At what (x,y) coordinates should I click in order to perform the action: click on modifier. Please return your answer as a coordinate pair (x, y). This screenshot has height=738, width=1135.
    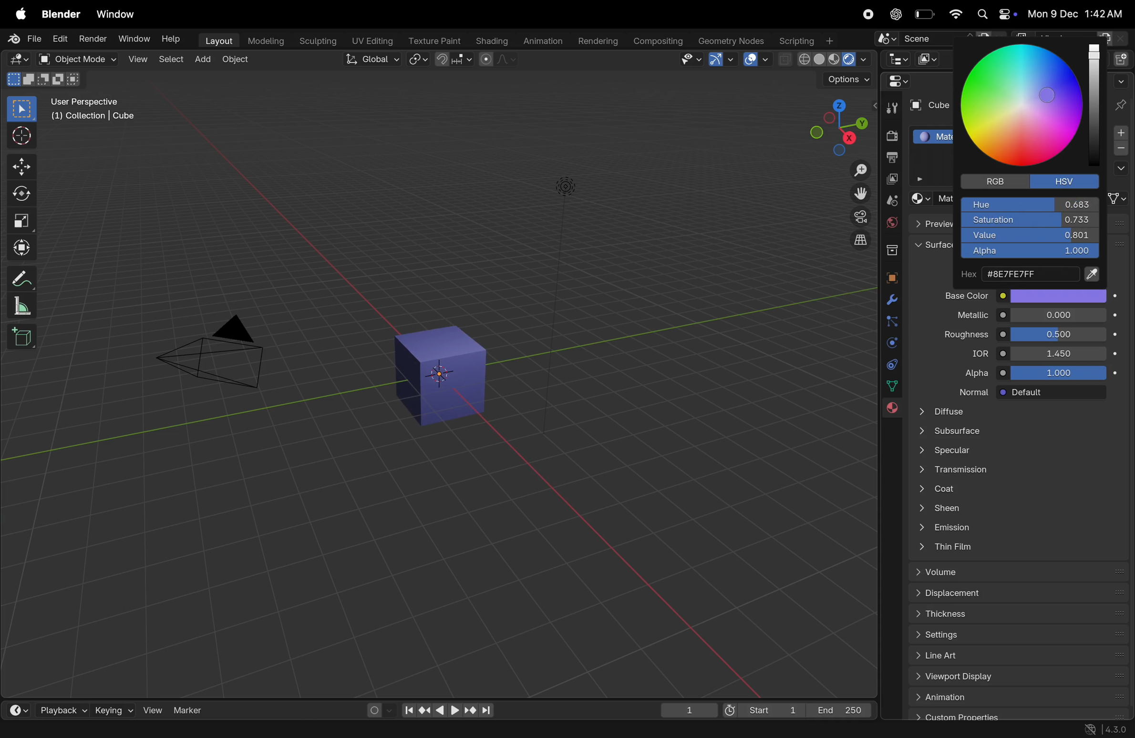
    Looking at the image, I should click on (77, 729).